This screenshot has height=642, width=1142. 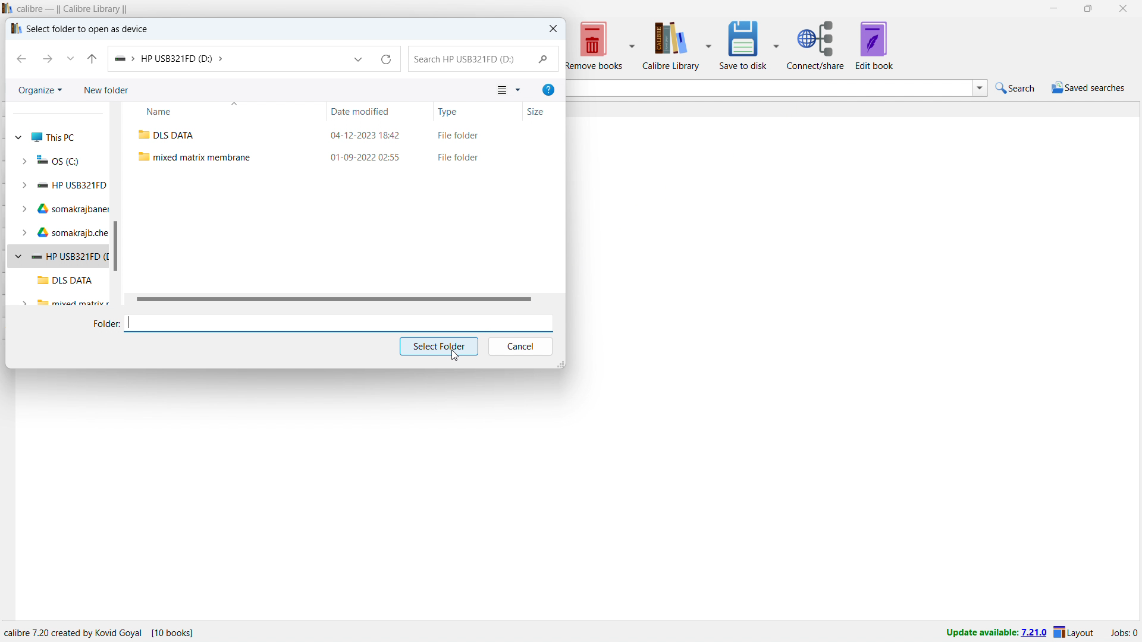 What do you see at coordinates (521, 346) in the screenshot?
I see `cancel` at bounding box center [521, 346].